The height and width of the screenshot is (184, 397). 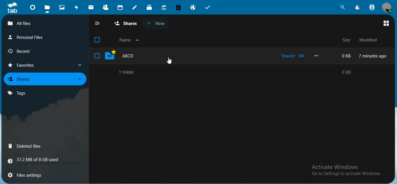 What do you see at coordinates (121, 8) in the screenshot?
I see `calendar` at bounding box center [121, 8].